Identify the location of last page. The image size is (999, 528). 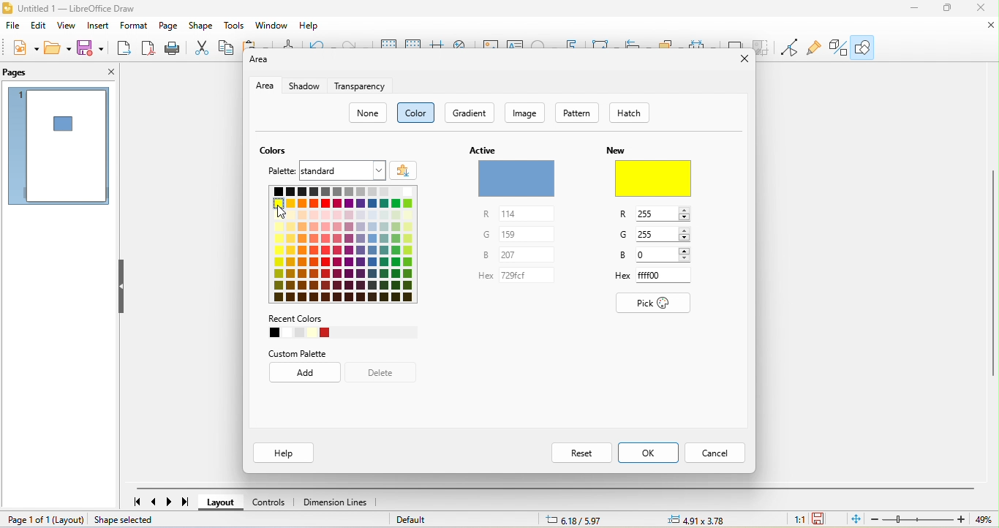
(191, 502).